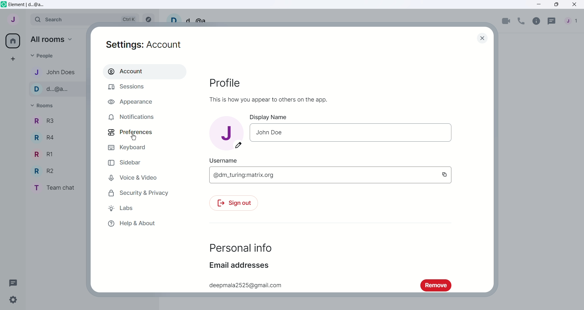 The height and width of the screenshot is (310, 584). I want to click on Search bar, so click(85, 19).